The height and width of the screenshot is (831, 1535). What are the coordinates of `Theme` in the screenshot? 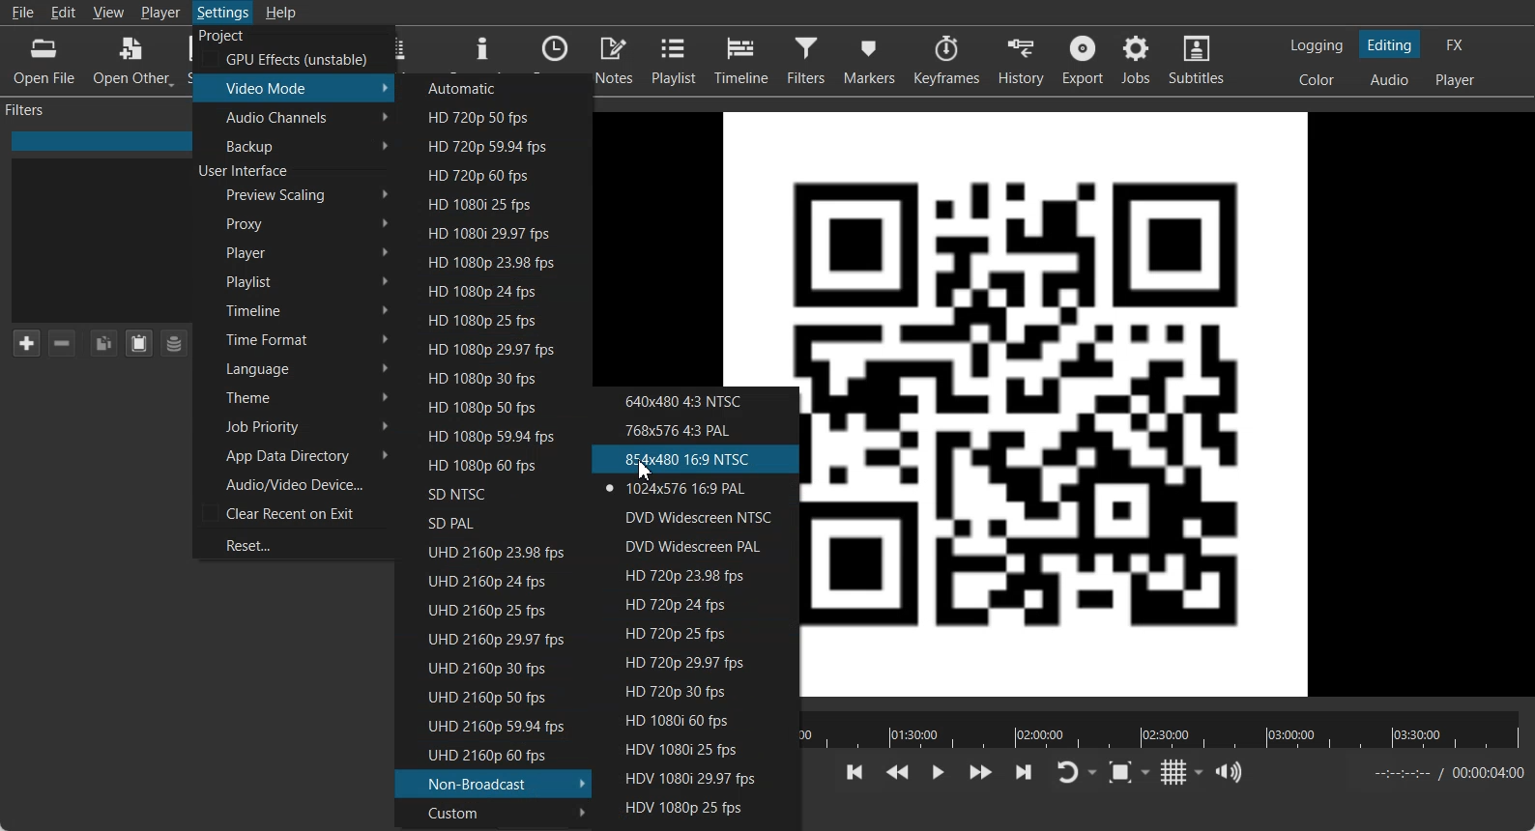 It's located at (292, 396).